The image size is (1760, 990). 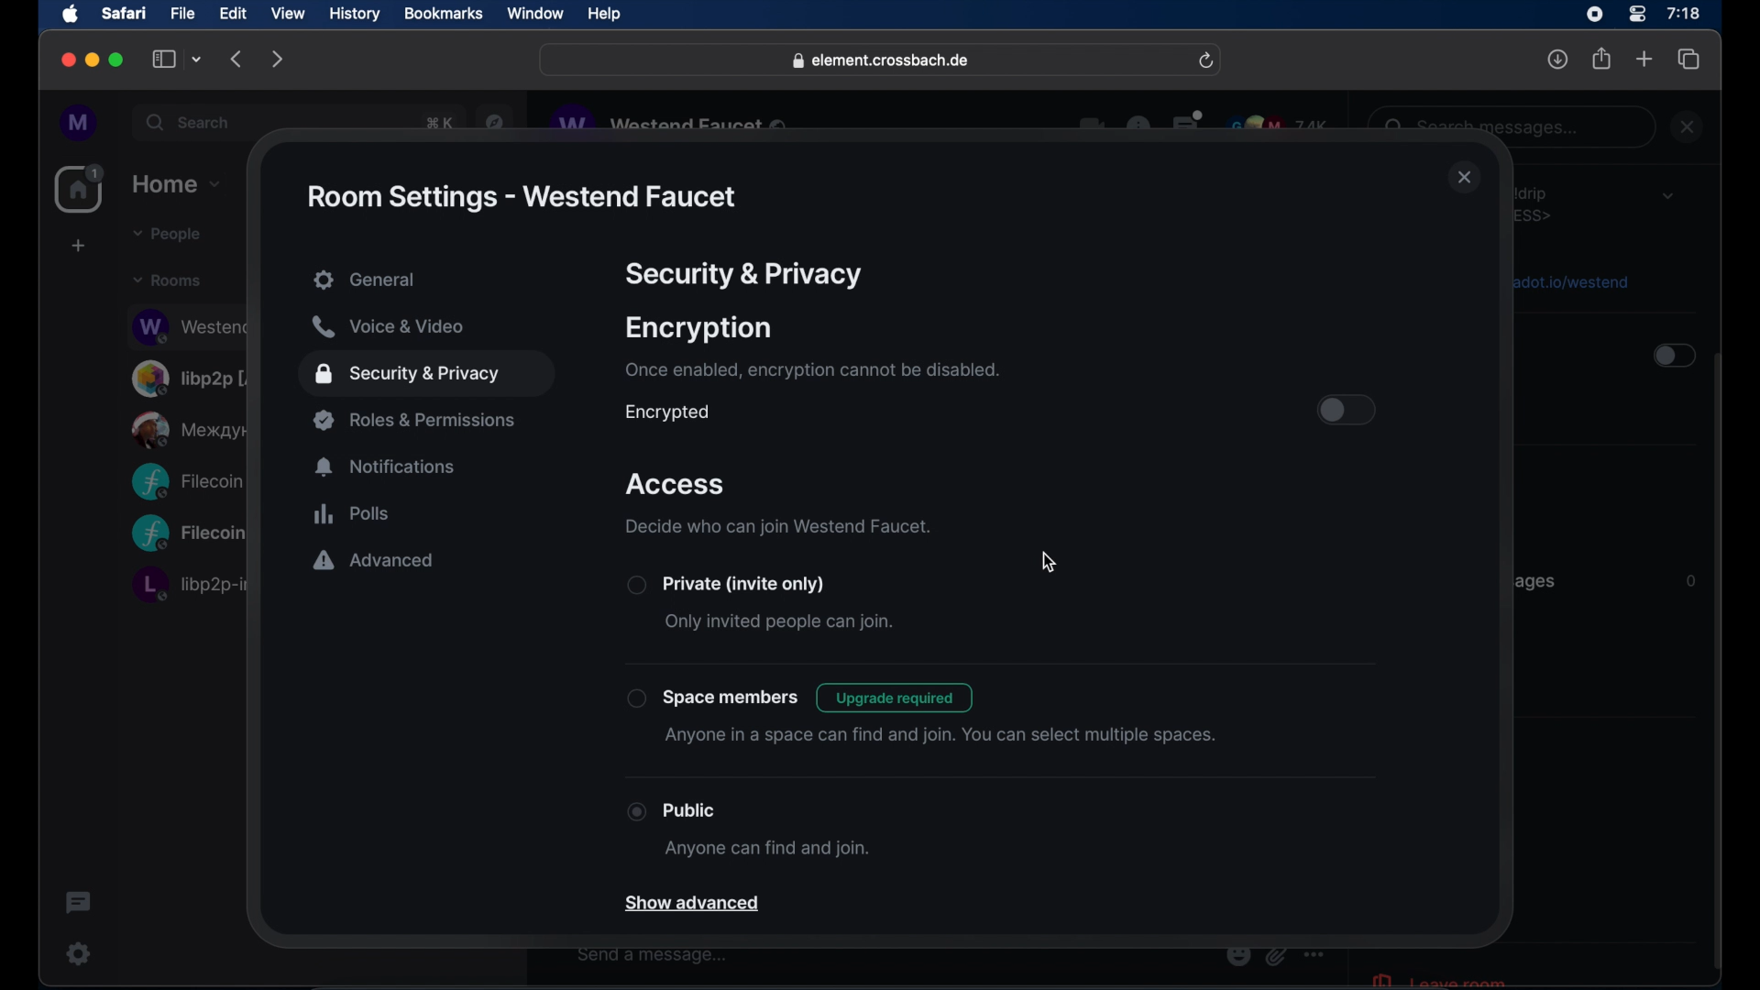 What do you see at coordinates (672, 122) in the screenshot?
I see `obscure` at bounding box center [672, 122].